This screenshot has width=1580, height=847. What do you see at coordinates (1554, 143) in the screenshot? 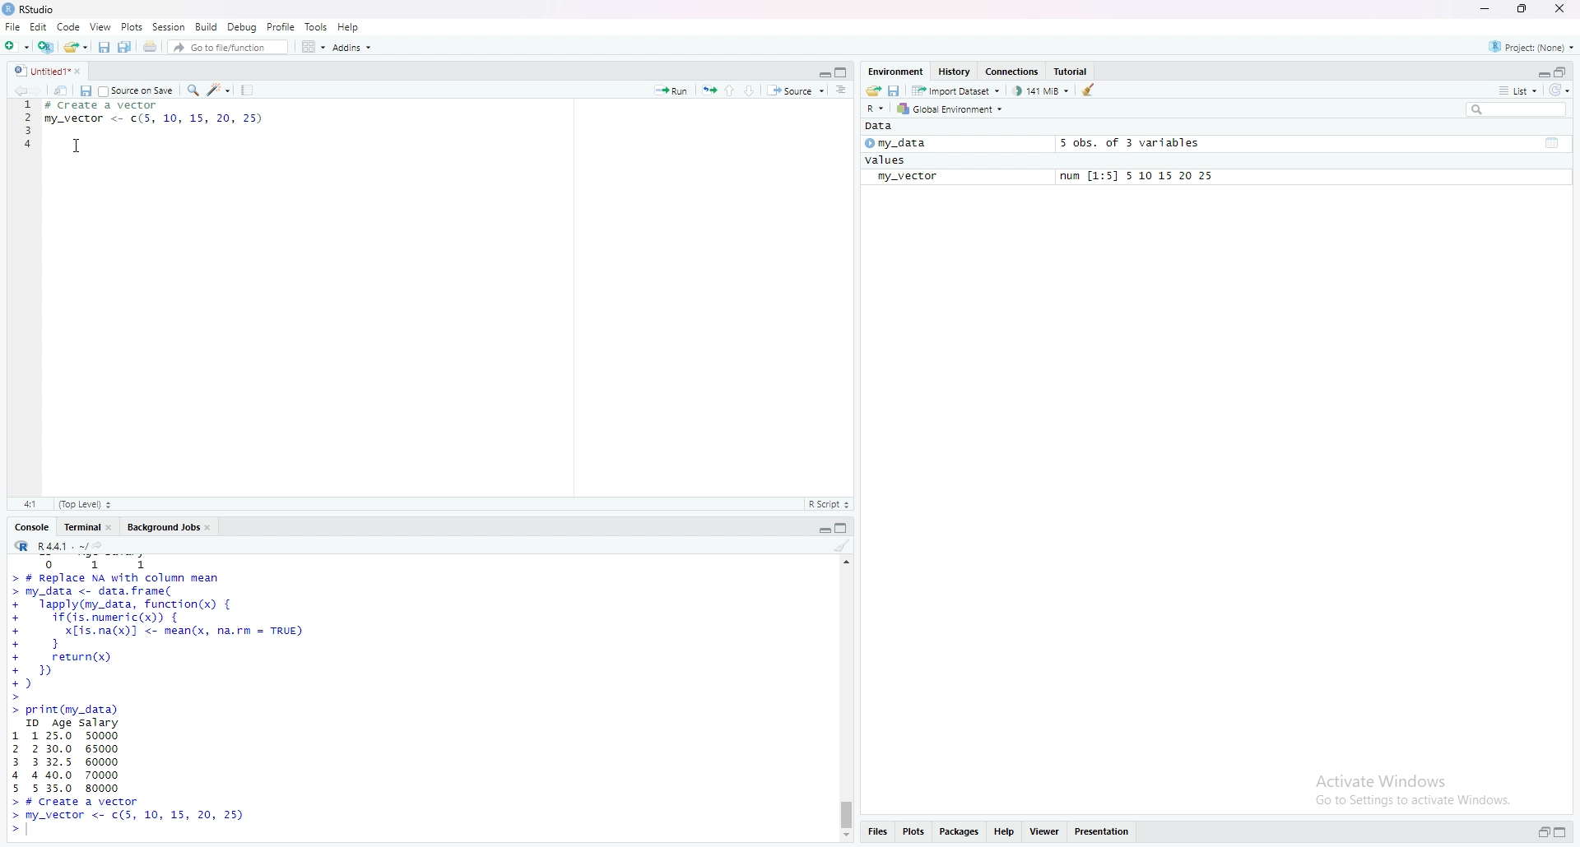
I see `collapse` at bounding box center [1554, 143].